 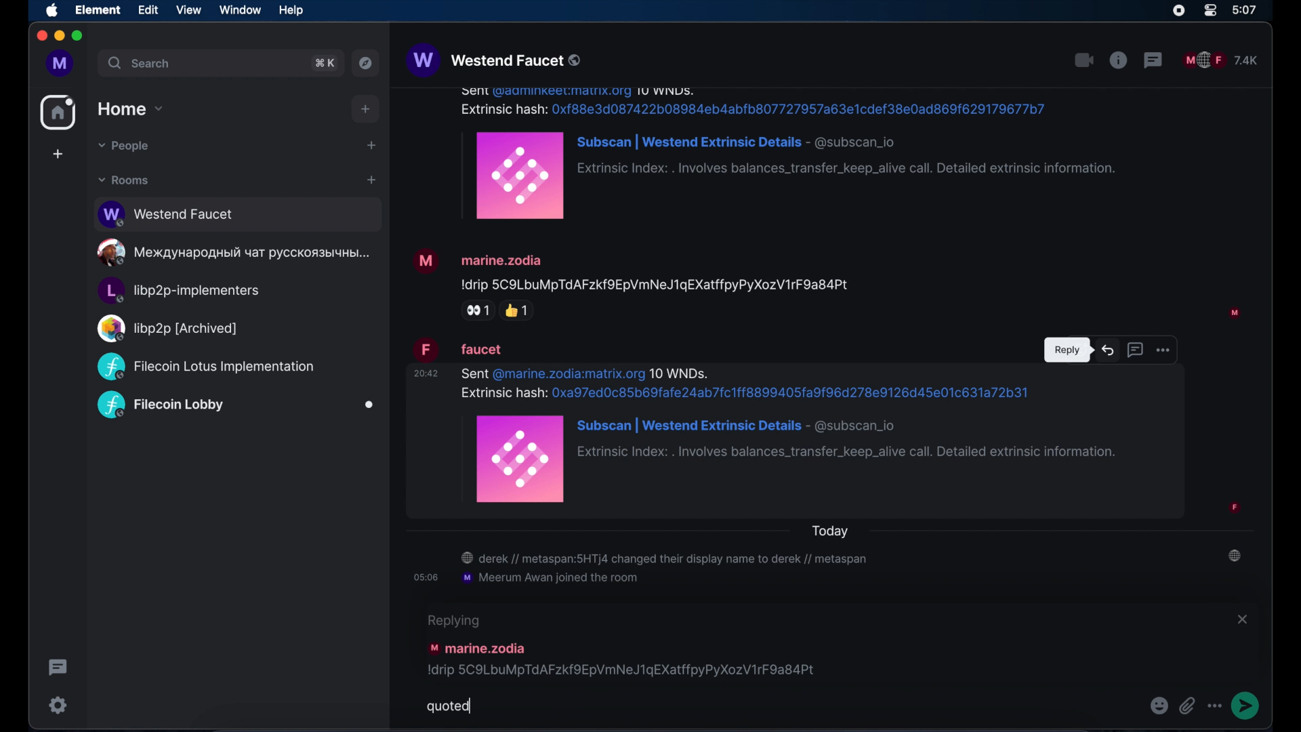 I want to click on control center, so click(x=1210, y=11).